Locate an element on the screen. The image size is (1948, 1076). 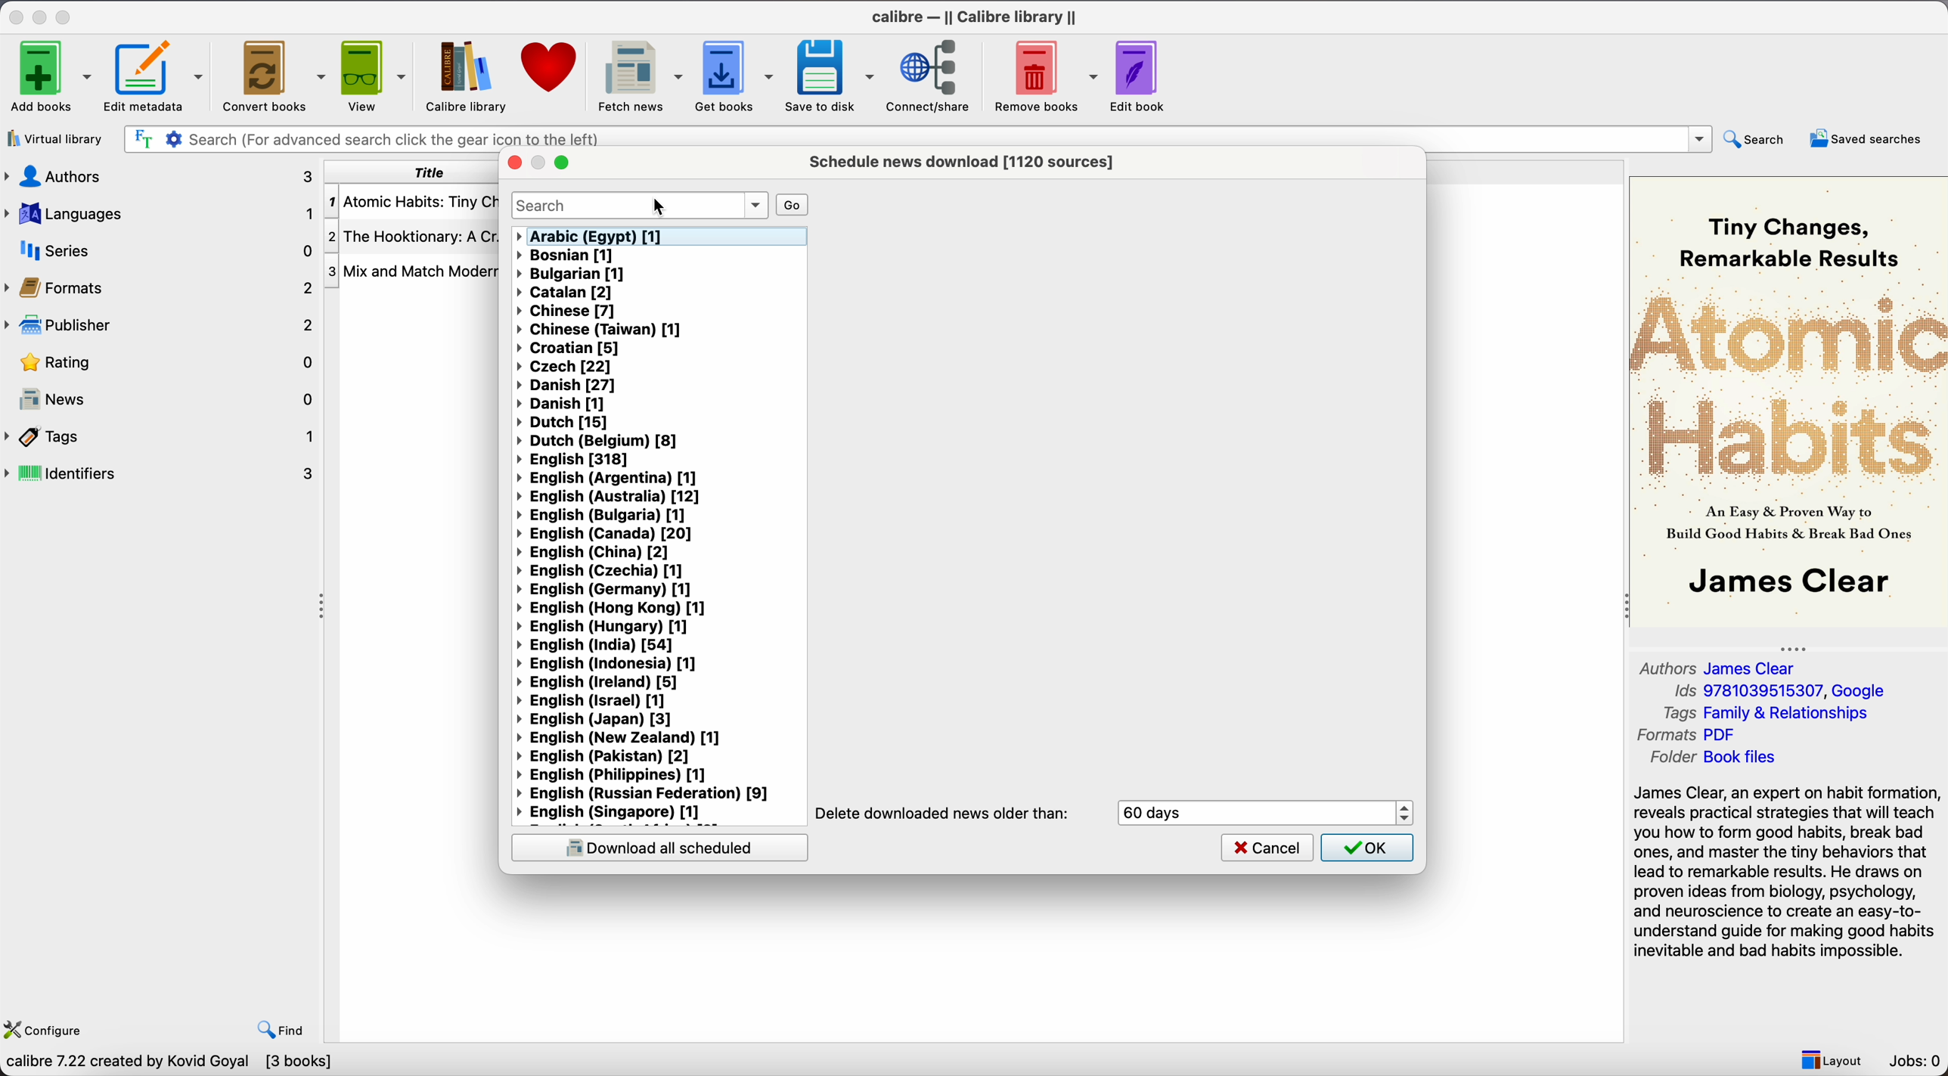
maximize is located at coordinates (64, 14).